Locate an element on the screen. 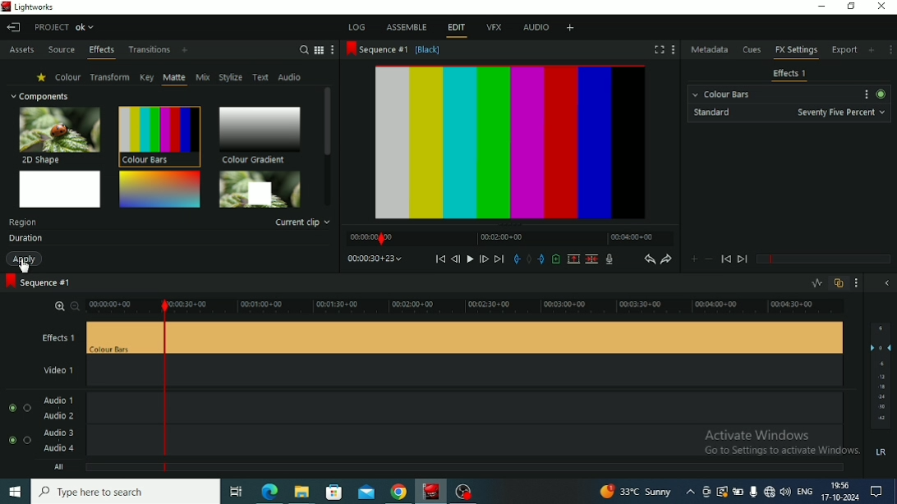 This screenshot has height=504, width=897. Audio 1  and 2 is located at coordinates (73, 407).